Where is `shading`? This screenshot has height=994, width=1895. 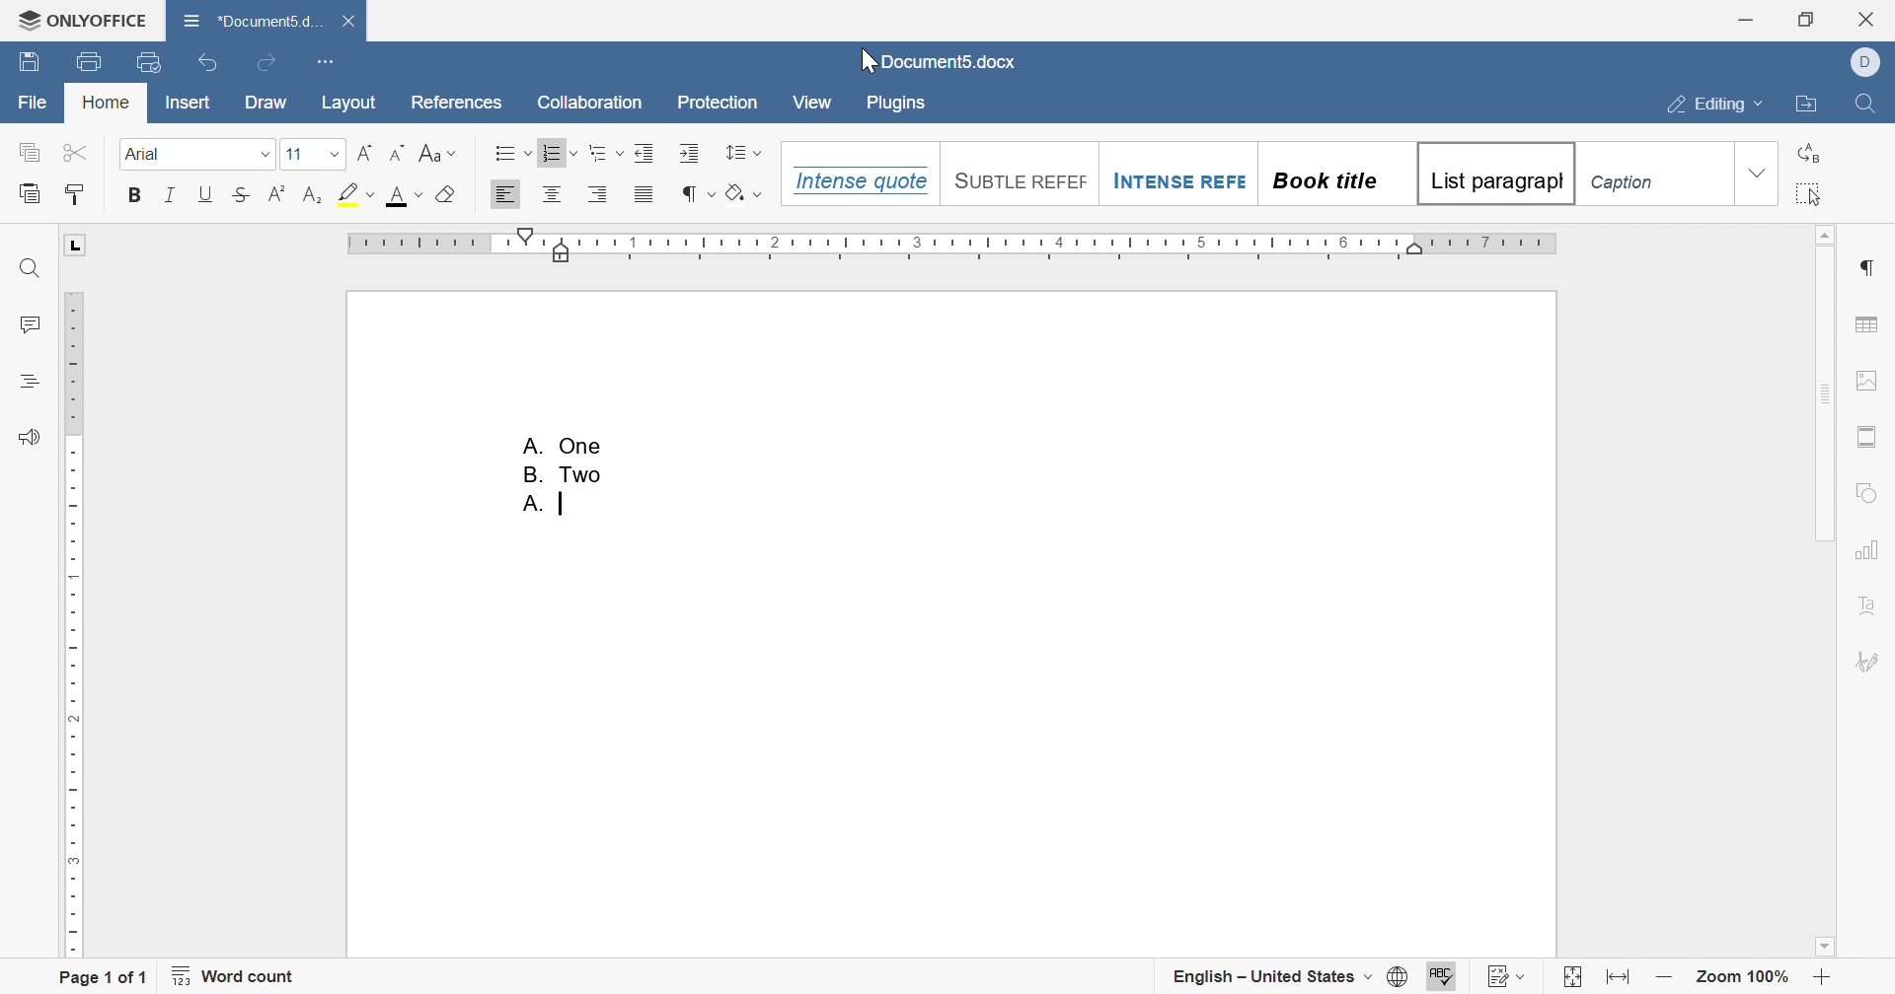
shading is located at coordinates (740, 191).